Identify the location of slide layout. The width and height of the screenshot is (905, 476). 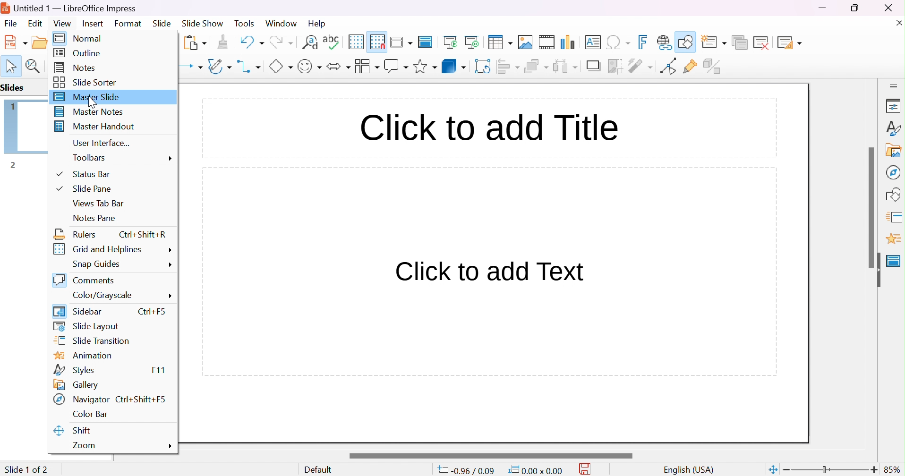
(790, 42).